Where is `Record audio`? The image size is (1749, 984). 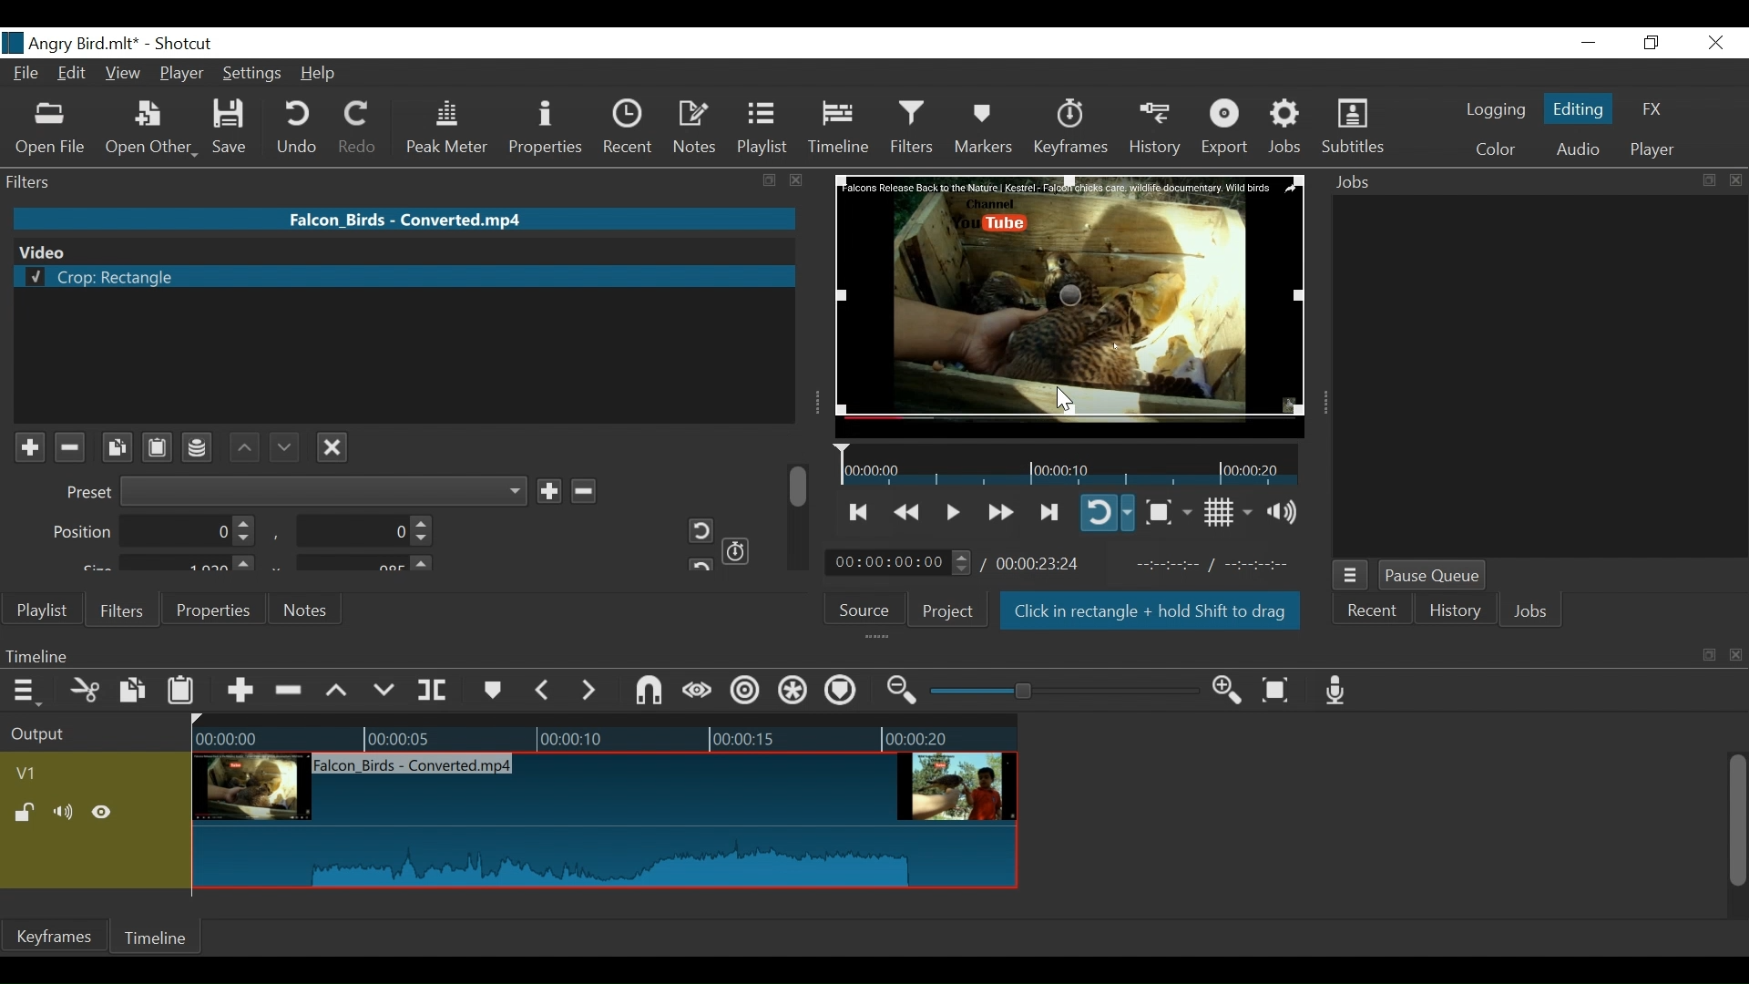
Record audio is located at coordinates (1336, 690).